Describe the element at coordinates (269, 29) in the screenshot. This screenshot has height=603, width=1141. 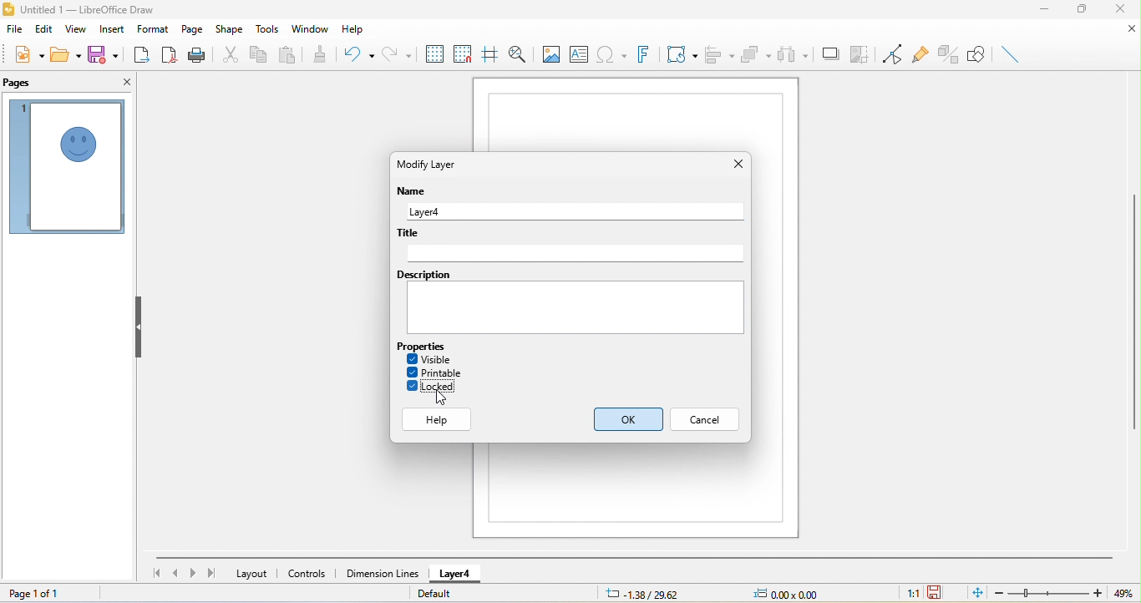
I see `tools` at that location.